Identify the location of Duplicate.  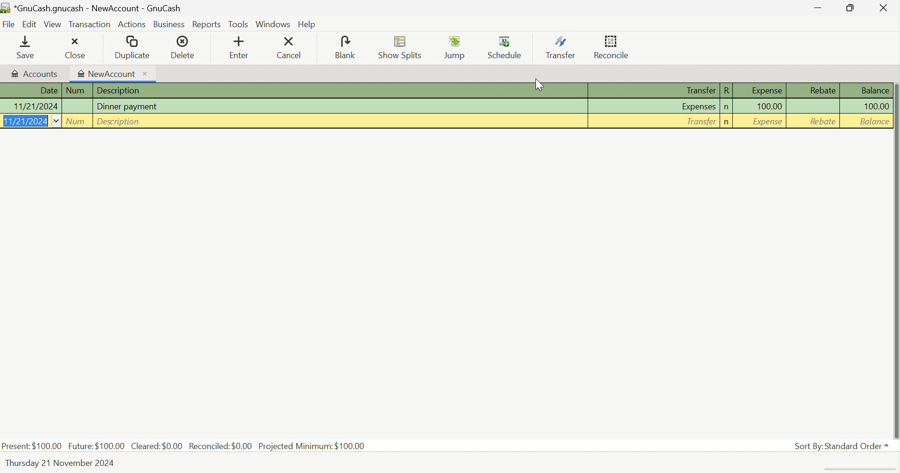
(132, 47).